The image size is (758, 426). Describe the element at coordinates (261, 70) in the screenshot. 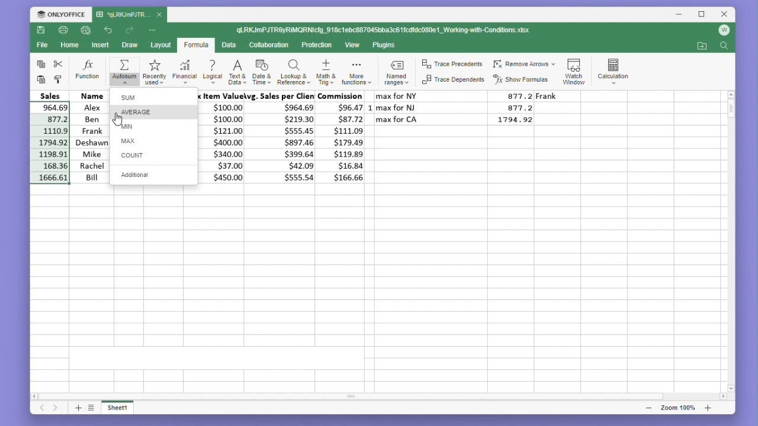

I see `Date and time` at that location.